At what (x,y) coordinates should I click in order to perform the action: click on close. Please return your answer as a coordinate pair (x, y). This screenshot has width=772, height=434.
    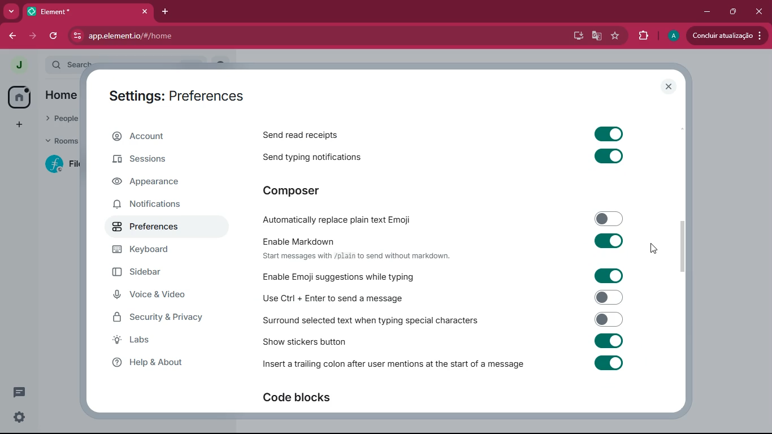
    Looking at the image, I should click on (669, 86).